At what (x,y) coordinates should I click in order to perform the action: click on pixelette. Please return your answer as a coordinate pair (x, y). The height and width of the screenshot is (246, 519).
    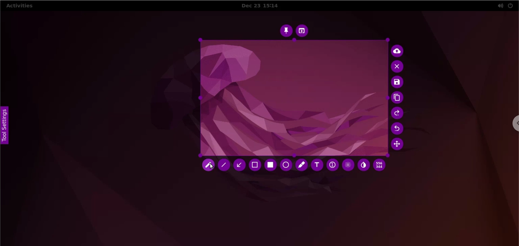
    Looking at the image, I should click on (348, 166).